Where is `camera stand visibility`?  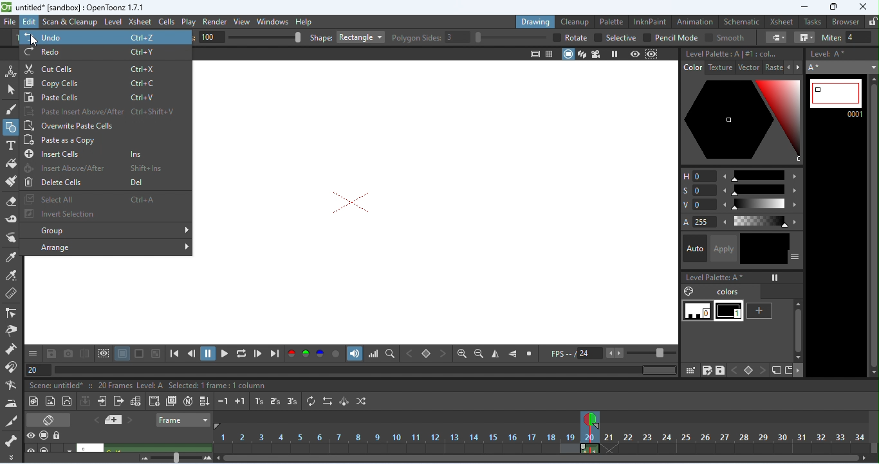
camera stand visibility is located at coordinates (48, 449).